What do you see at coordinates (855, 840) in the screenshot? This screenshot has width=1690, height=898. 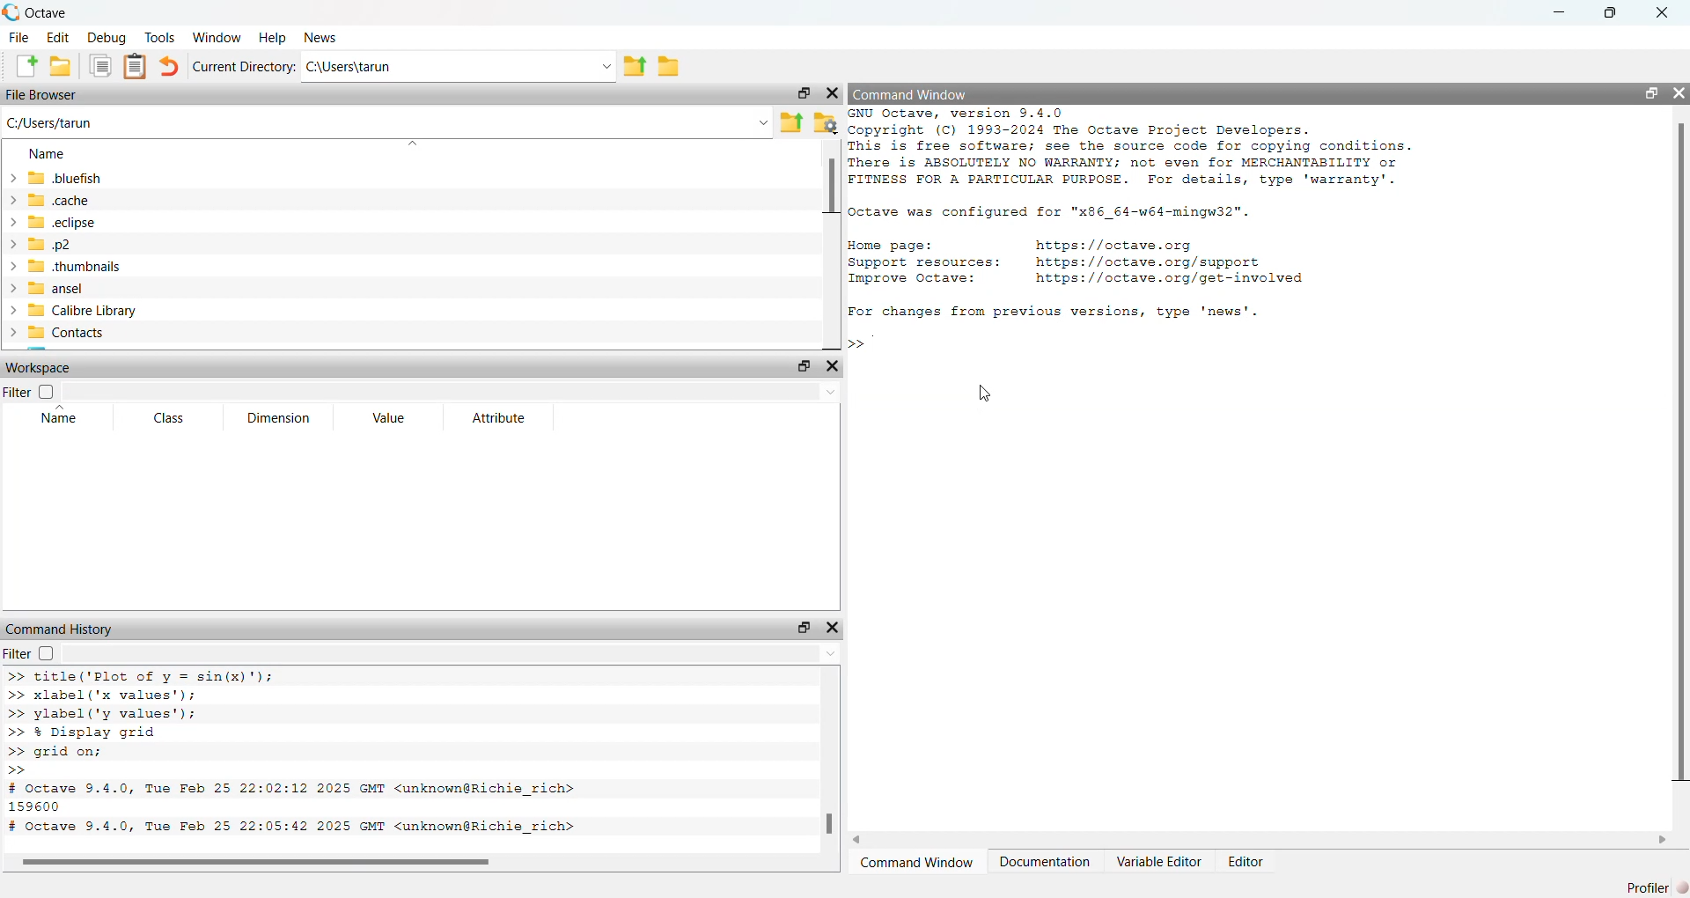 I see `scroll left` at bounding box center [855, 840].